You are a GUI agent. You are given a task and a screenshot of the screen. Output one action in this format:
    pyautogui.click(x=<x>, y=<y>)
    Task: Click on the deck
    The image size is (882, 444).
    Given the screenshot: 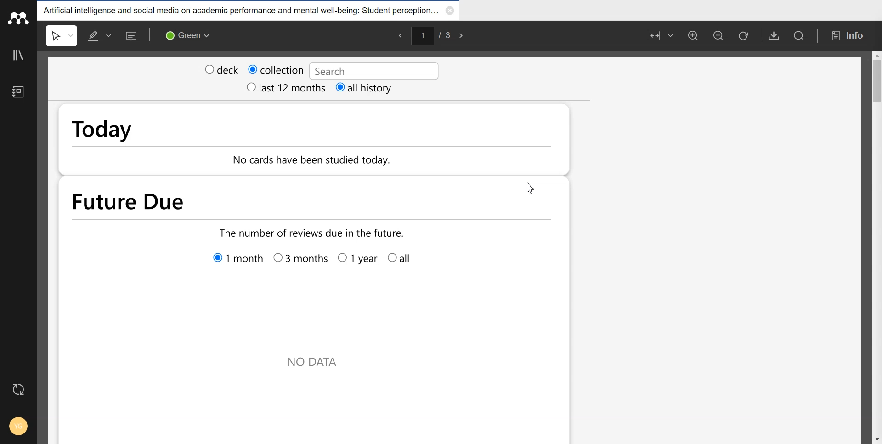 What is the action you would take?
    pyautogui.click(x=220, y=68)
    